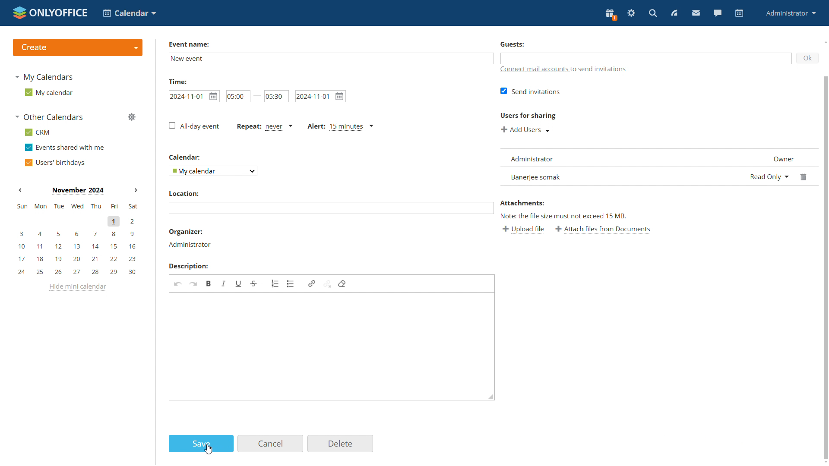 The image size is (829, 466). What do you see at coordinates (78, 47) in the screenshot?
I see `create` at bounding box center [78, 47].